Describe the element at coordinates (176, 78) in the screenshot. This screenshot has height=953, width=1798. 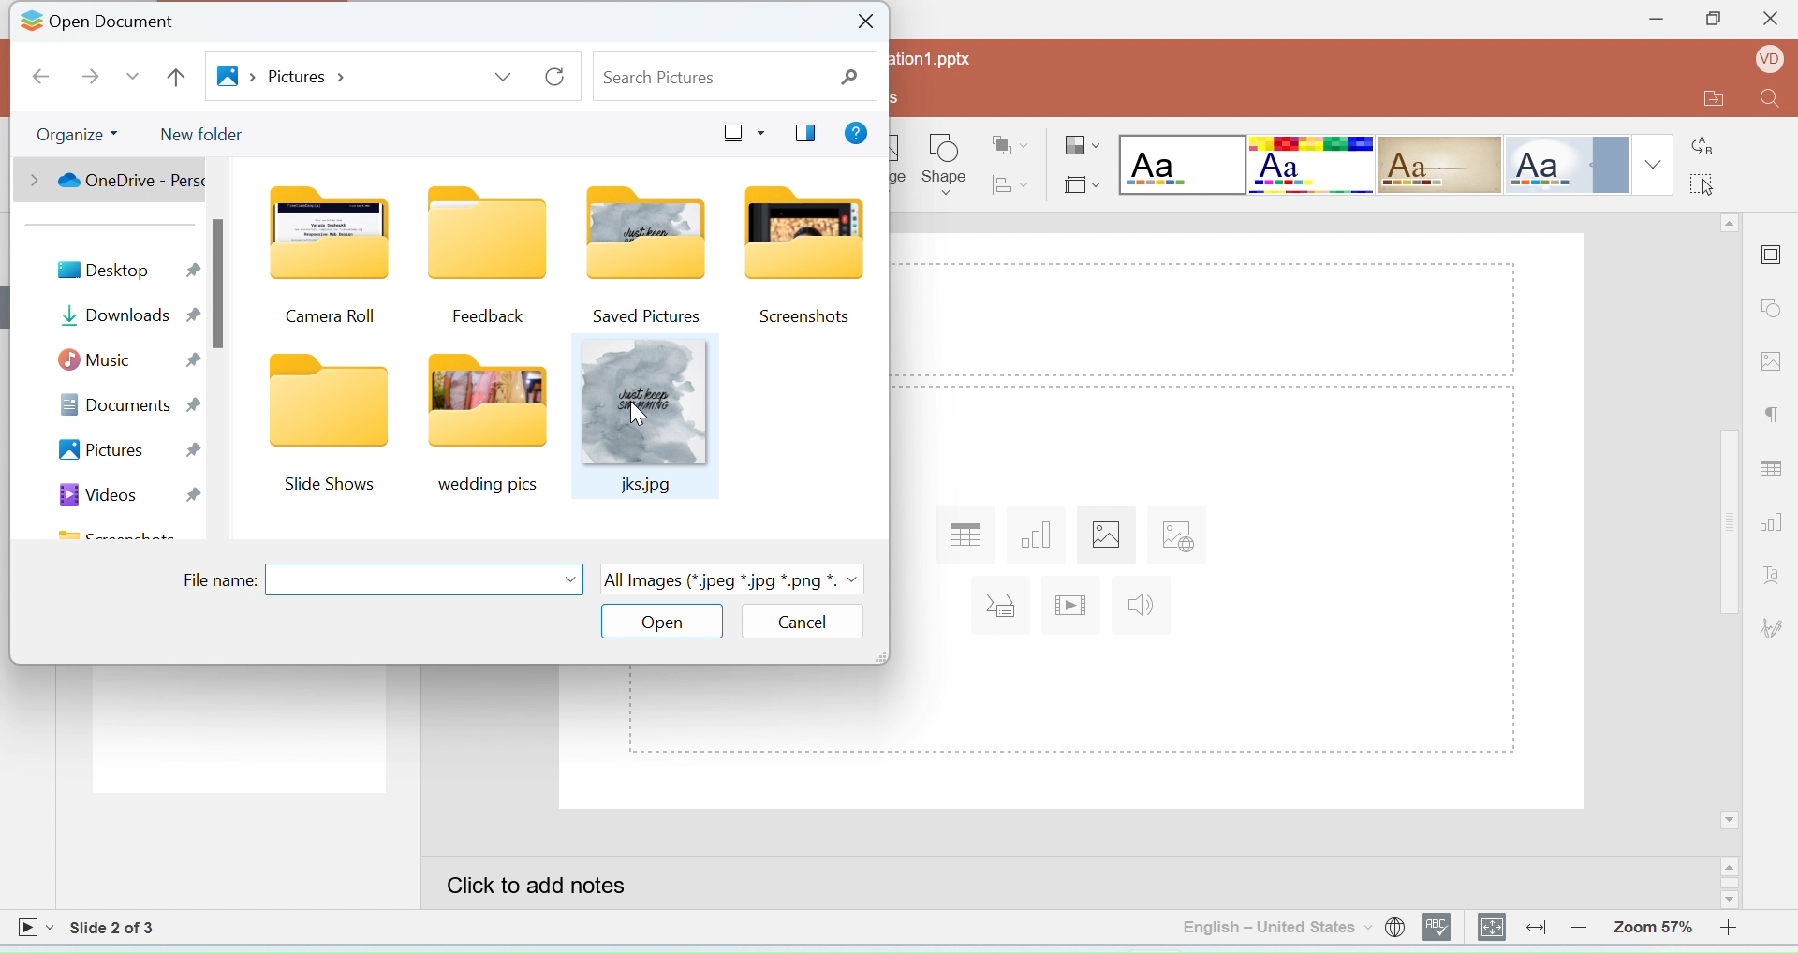
I see `back` at that location.